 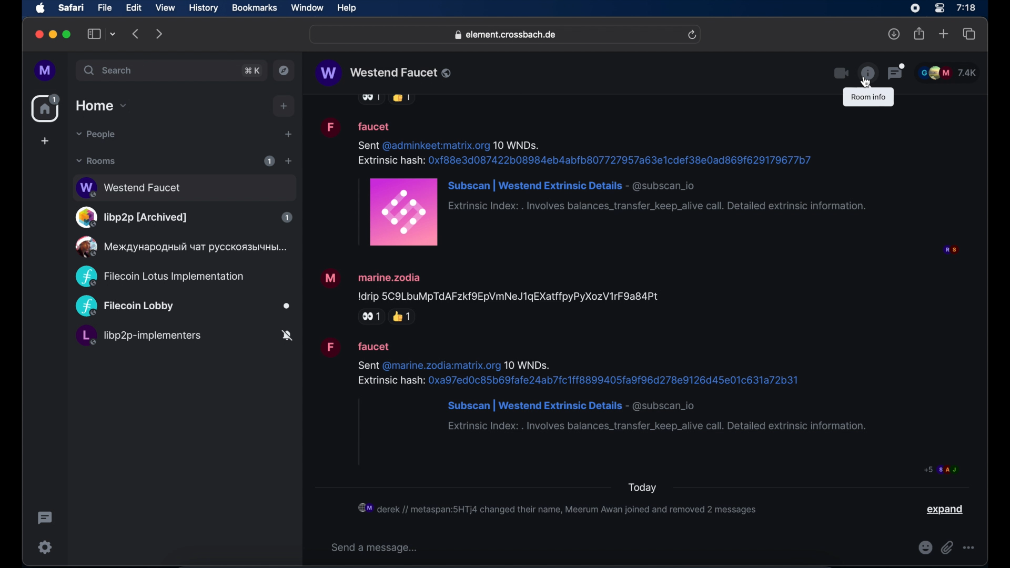 What do you see at coordinates (159, 34) in the screenshot?
I see `forward` at bounding box center [159, 34].